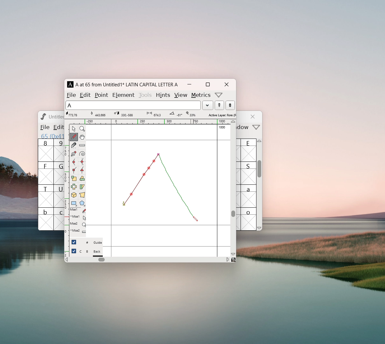 Image resolution: width=385 pixels, height=344 pixels. What do you see at coordinates (201, 95) in the screenshot?
I see `metrics` at bounding box center [201, 95].